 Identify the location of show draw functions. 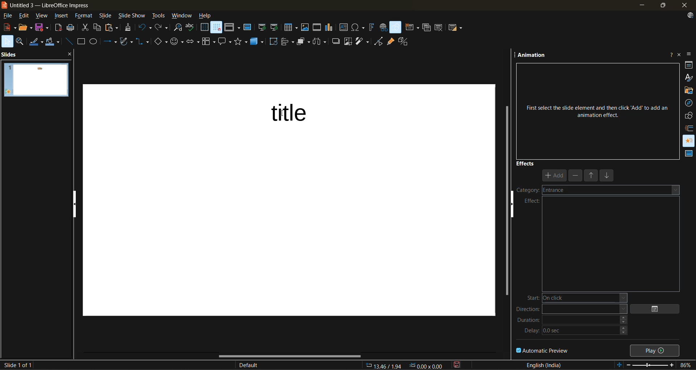
(396, 26).